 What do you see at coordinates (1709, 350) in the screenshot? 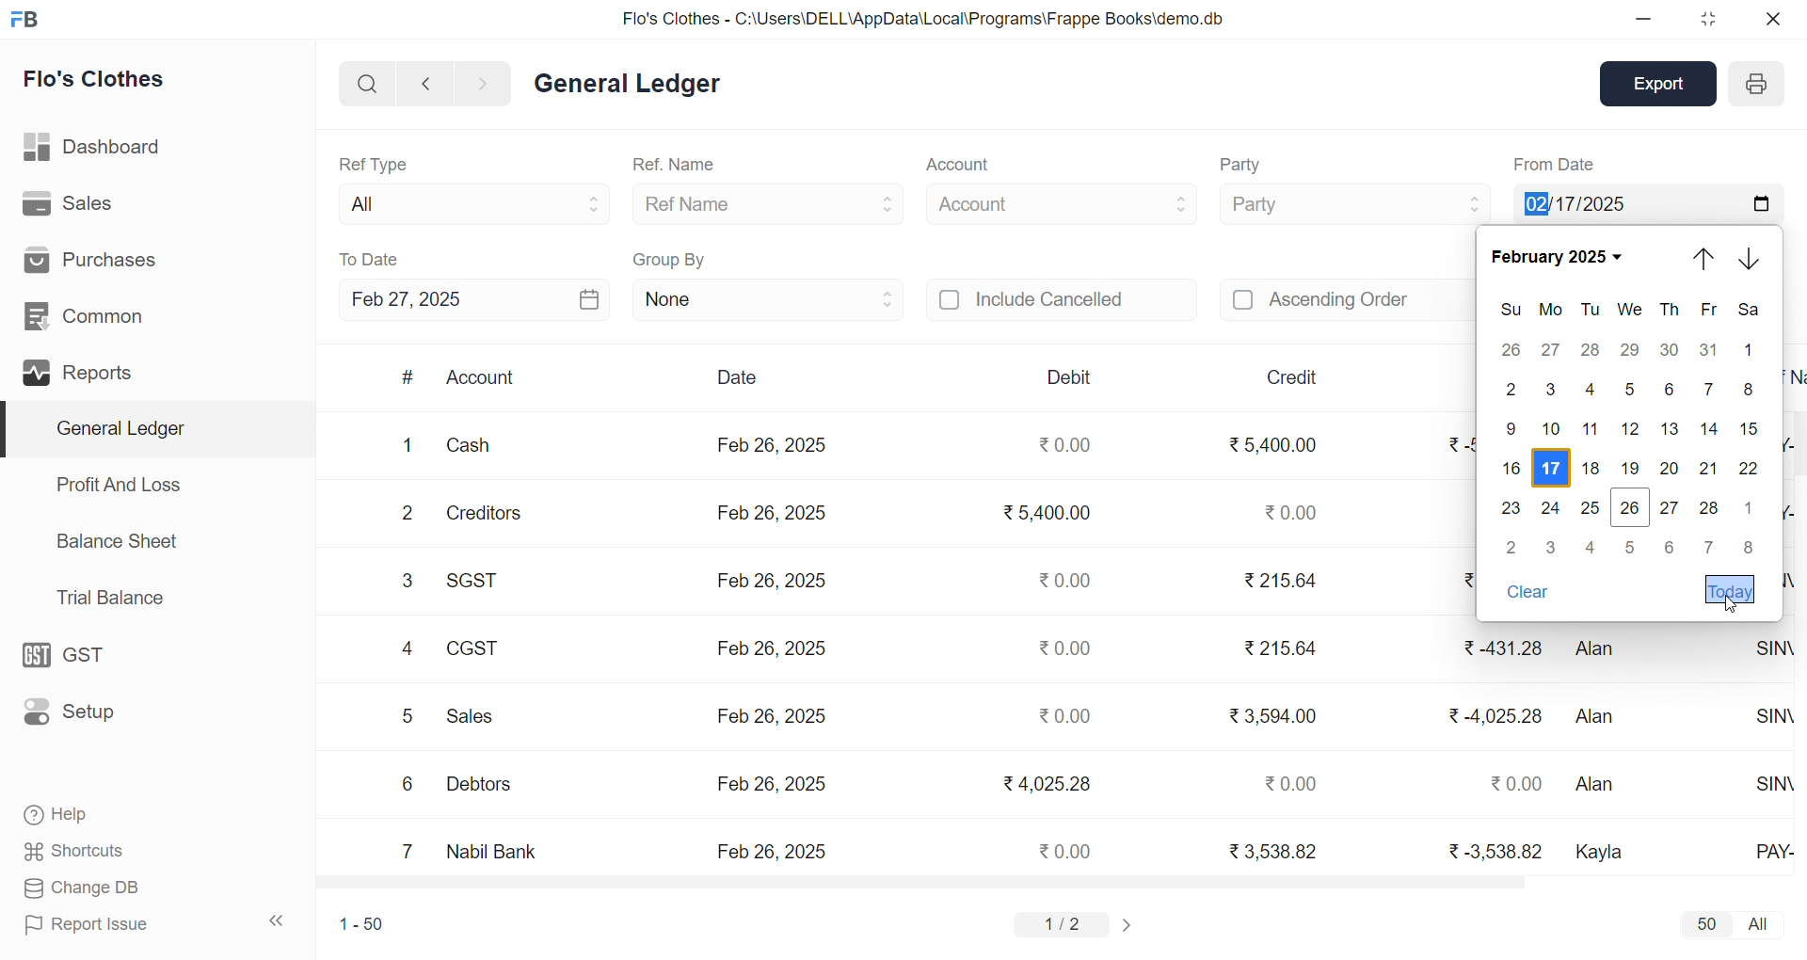
I see `31` at bounding box center [1709, 350].